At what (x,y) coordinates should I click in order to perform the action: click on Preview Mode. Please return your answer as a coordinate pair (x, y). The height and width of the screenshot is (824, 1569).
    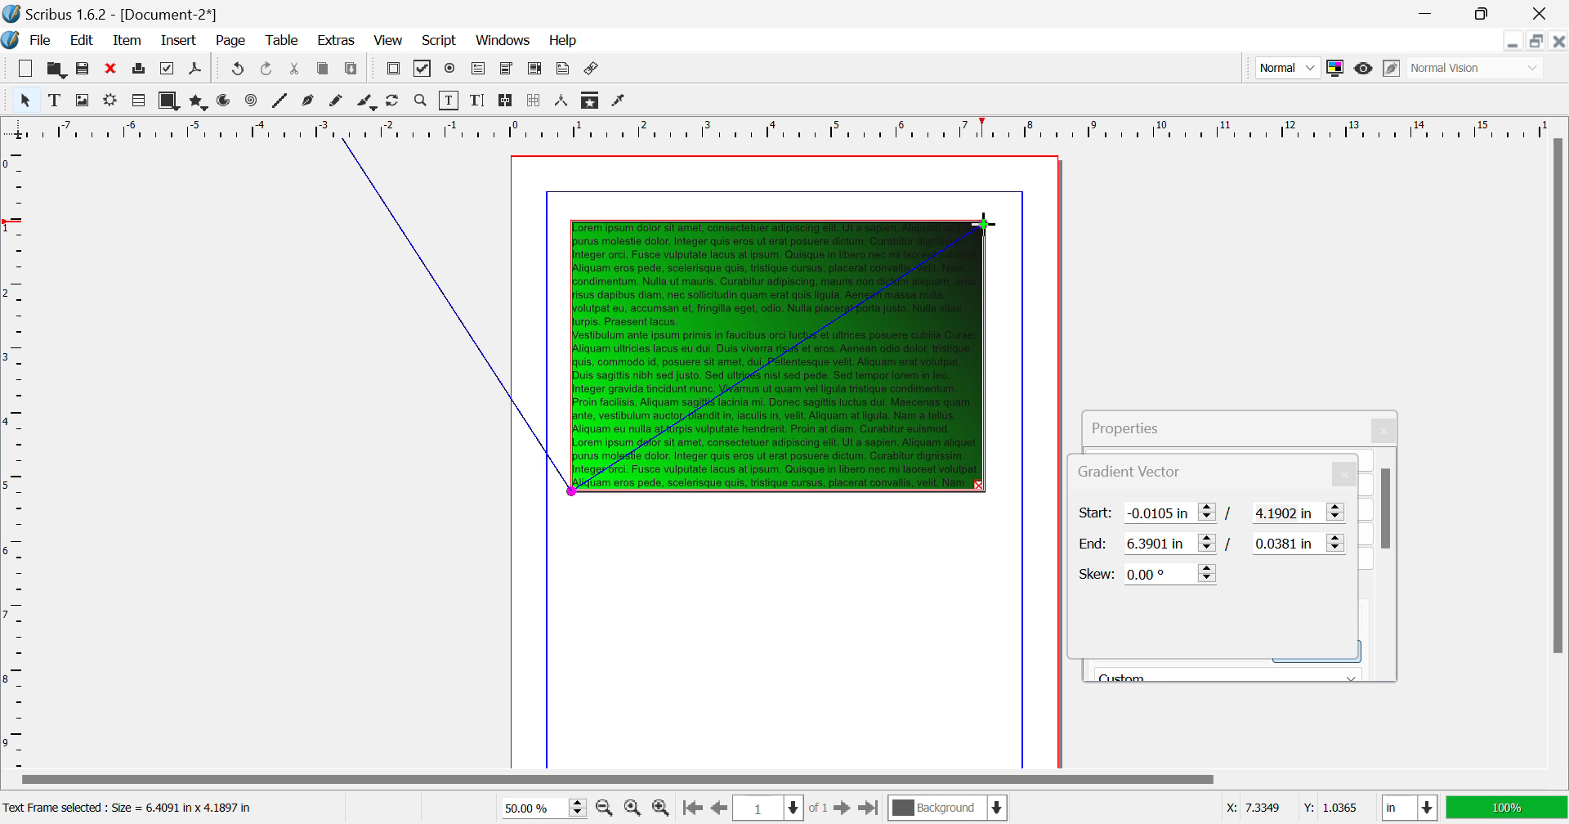
    Looking at the image, I should click on (1286, 67).